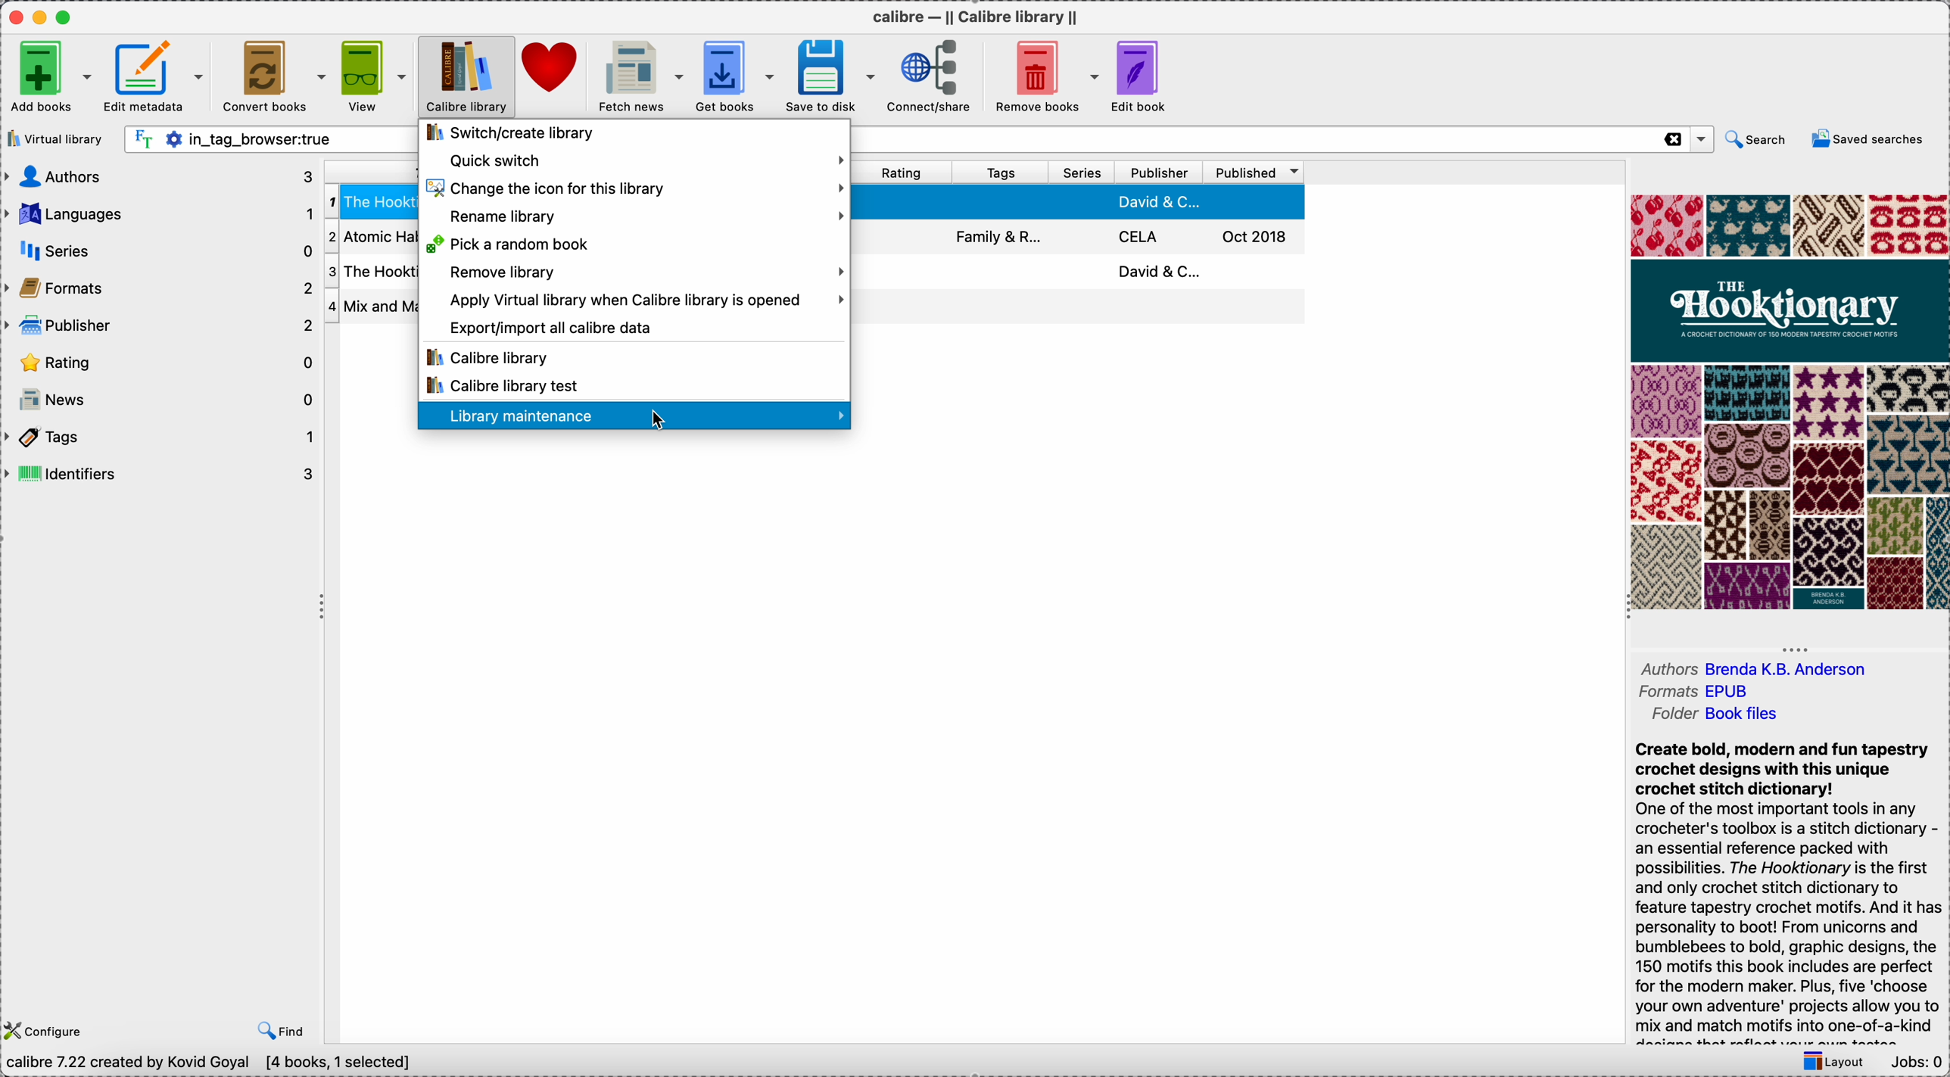 This screenshot has width=1950, height=1077. Describe the element at coordinates (1788, 403) in the screenshot. I see `book cover preview` at that location.